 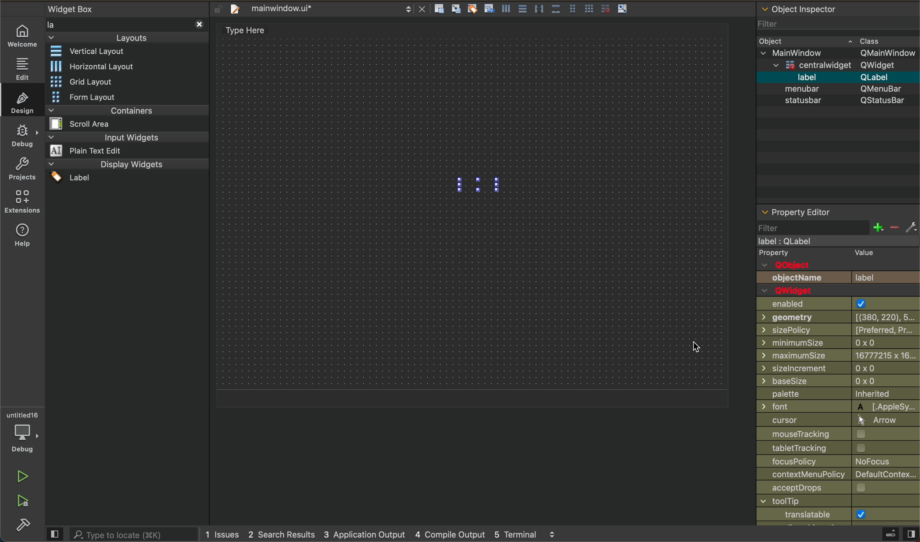 What do you see at coordinates (23, 237) in the screenshot?
I see `help` at bounding box center [23, 237].